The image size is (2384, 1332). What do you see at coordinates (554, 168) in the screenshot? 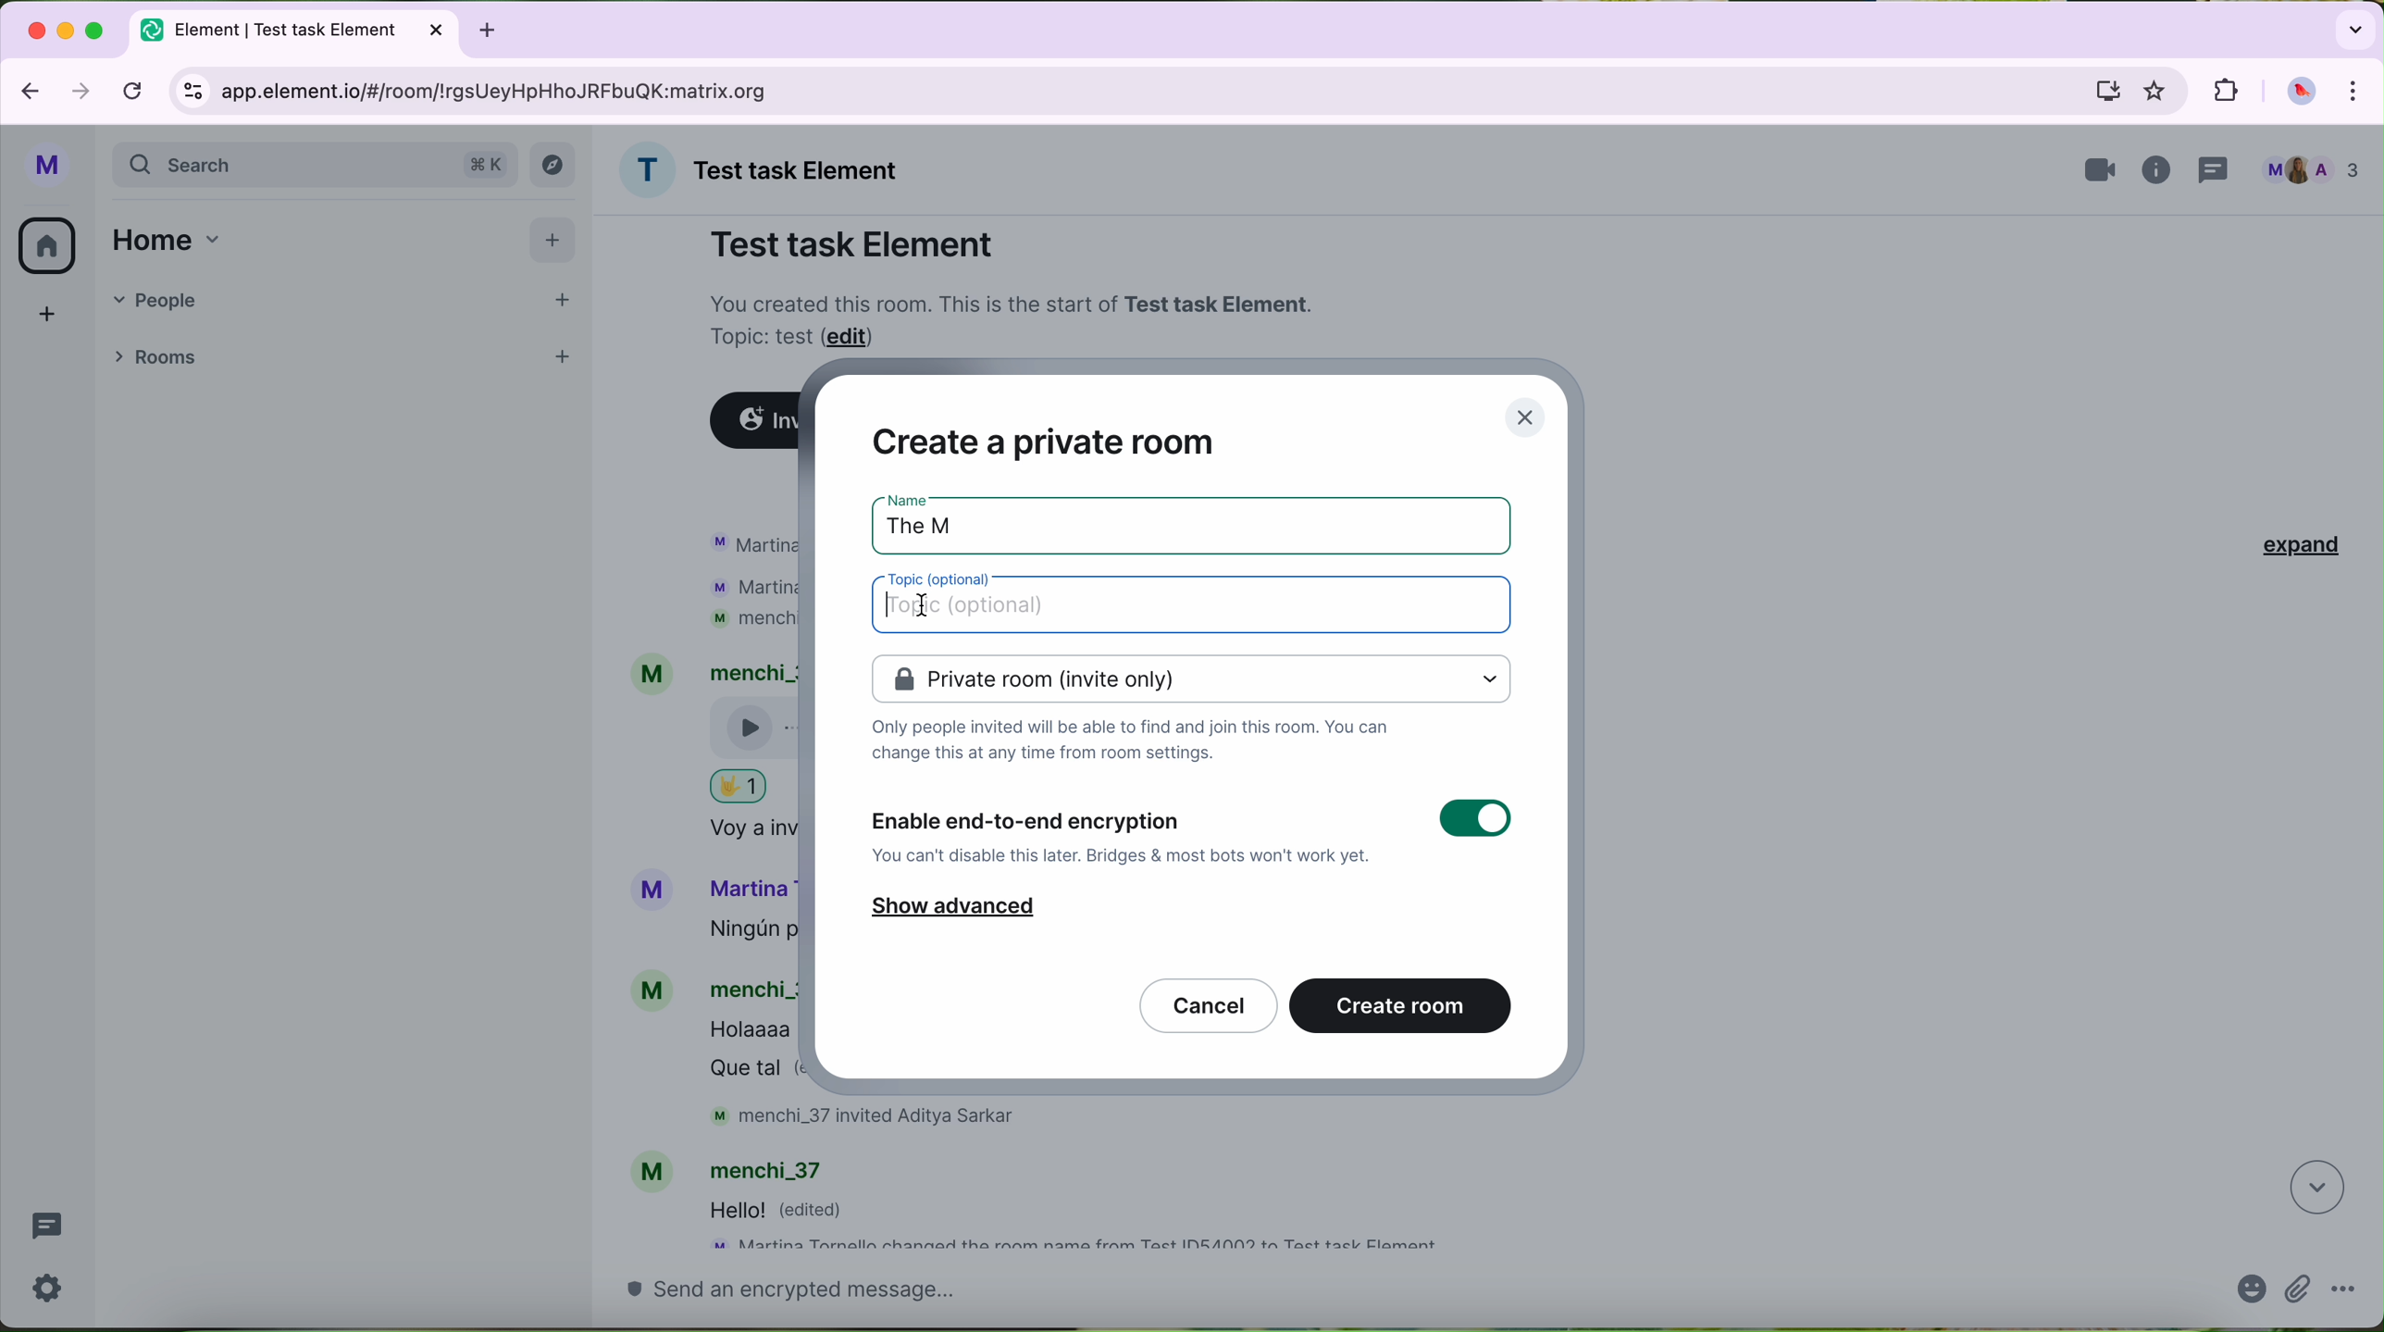
I see `explore button` at bounding box center [554, 168].